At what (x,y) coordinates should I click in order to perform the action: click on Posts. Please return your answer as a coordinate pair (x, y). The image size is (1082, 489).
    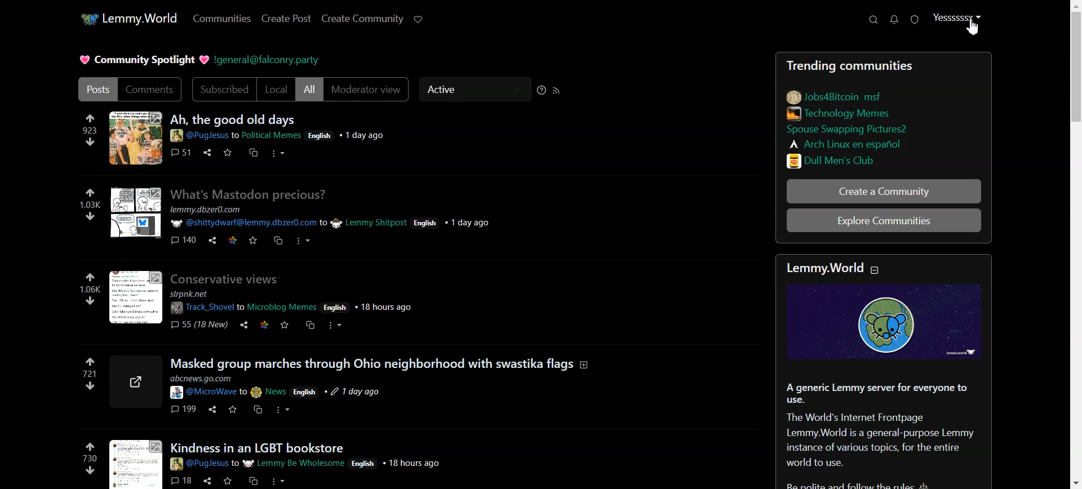
    Looking at the image, I should click on (234, 119).